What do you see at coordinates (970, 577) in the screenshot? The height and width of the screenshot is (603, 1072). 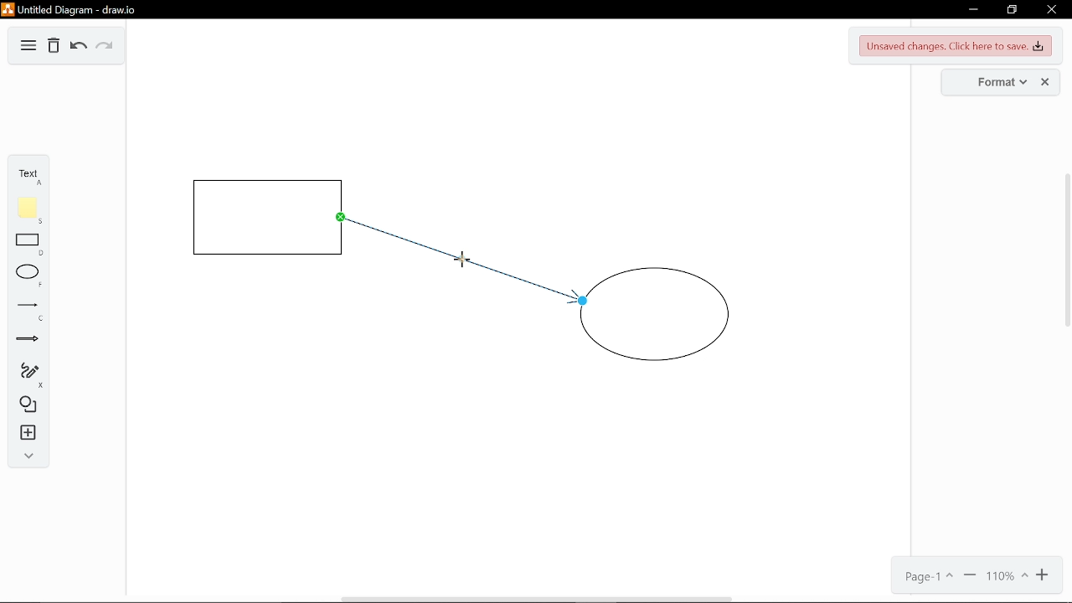 I see `Zoom out` at bounding box center [970, 577].